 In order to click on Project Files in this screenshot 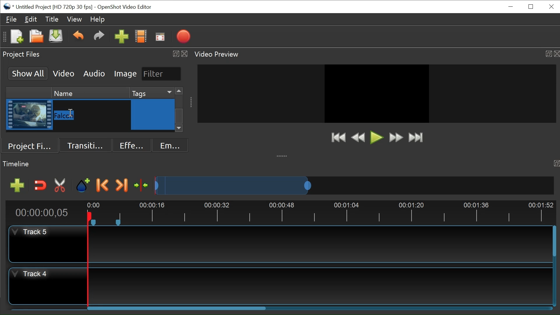, I will do `click(32, 145)`.